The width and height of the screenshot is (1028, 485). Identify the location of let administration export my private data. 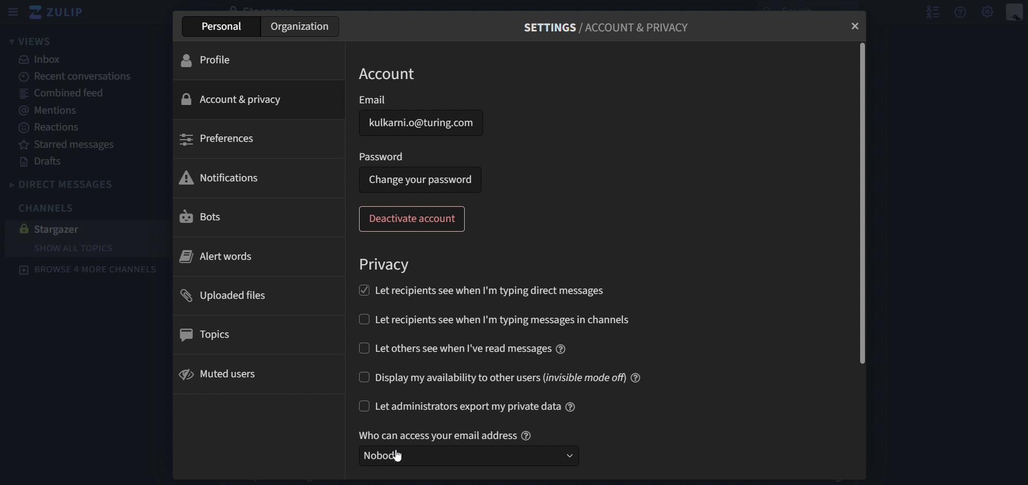
(470, 408).